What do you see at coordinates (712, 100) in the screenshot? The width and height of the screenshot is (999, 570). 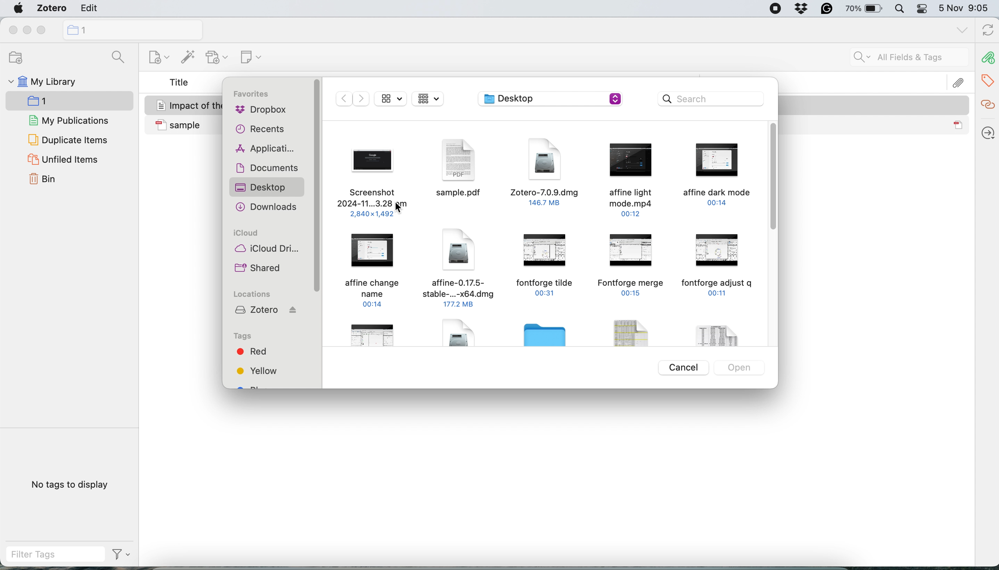 I see `search` at bounding box center [712, 100].